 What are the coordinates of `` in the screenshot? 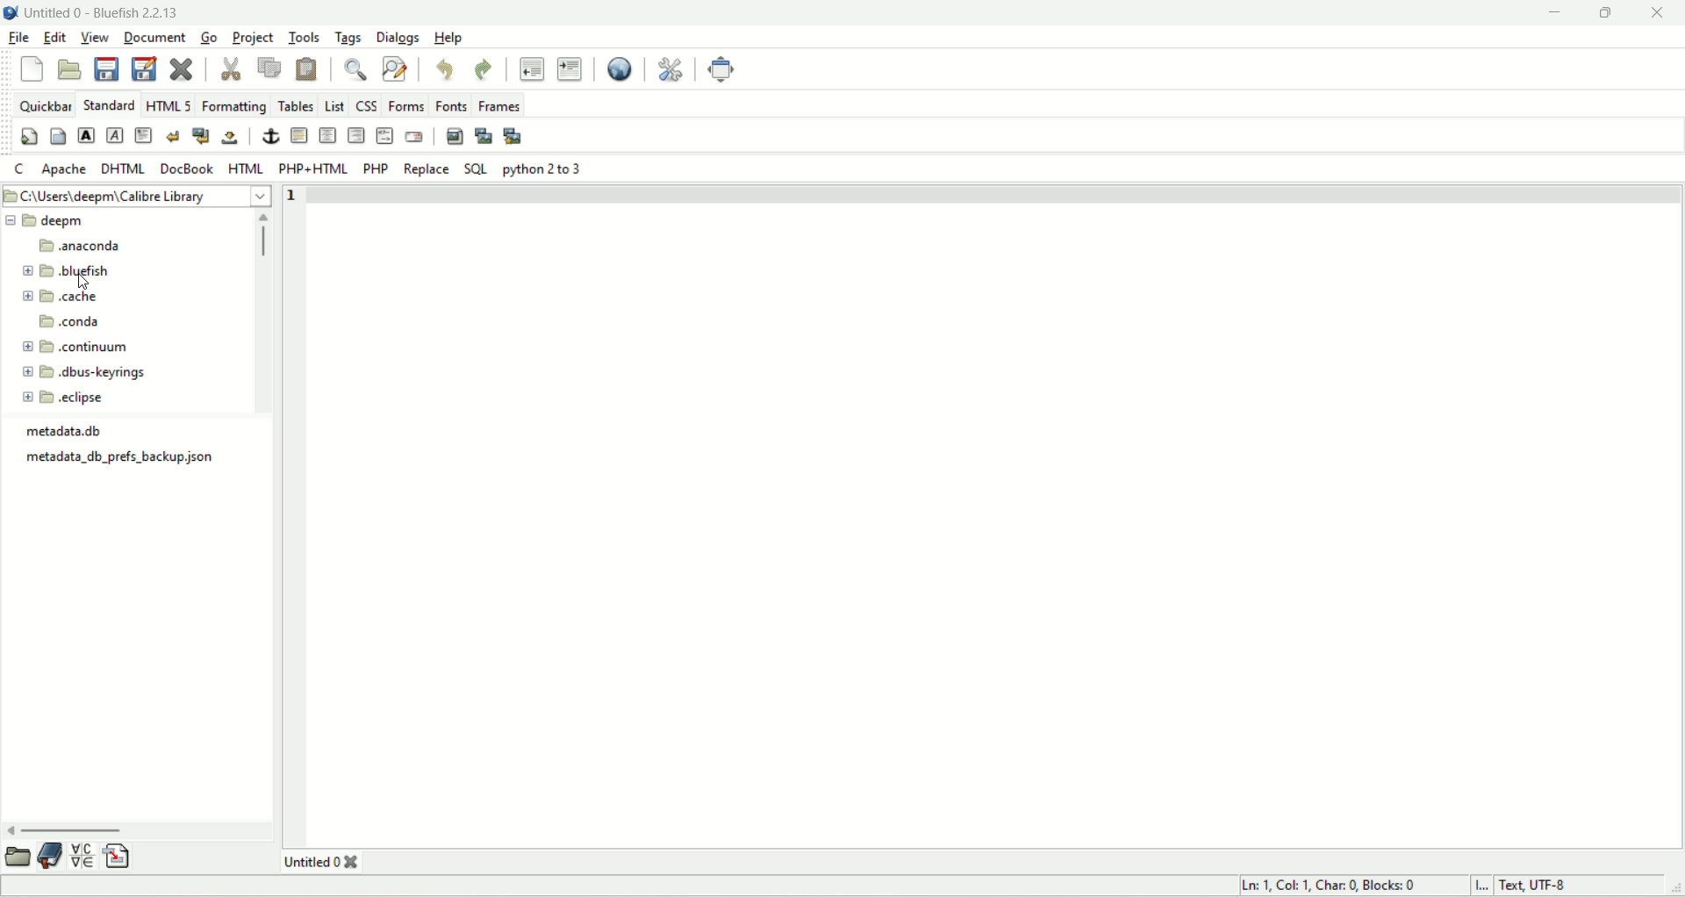 It's located at (69, 431).